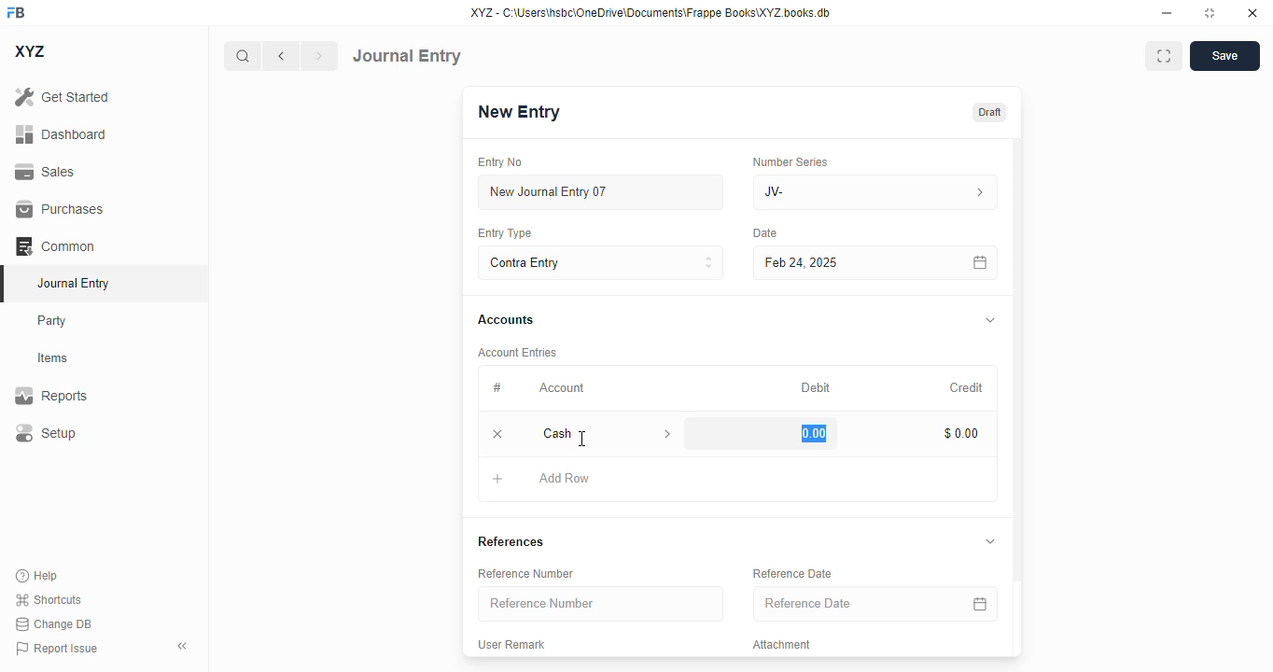 This screenshot has width=1273, height=672. What do you see at coordinates (513, 643) in the screenshot?
I see `user remark` at bounding box center [513, 643].